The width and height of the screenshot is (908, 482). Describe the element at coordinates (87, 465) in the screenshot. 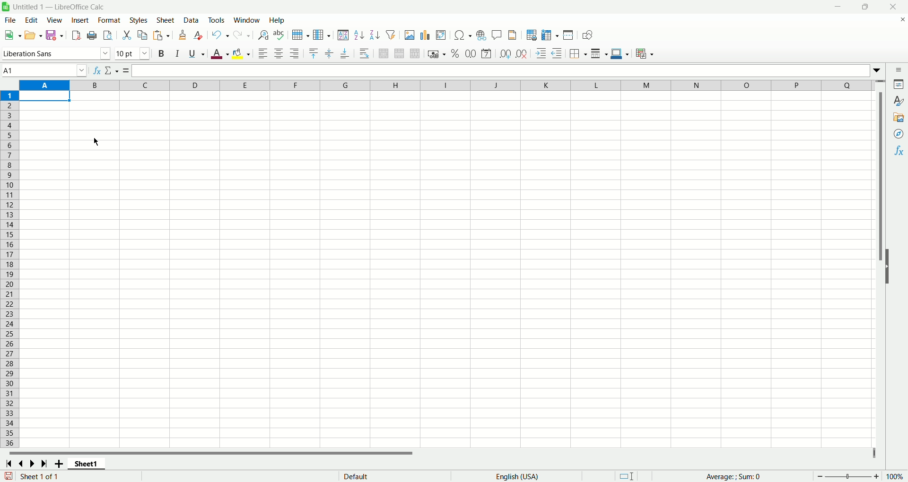

I see `sheet1` at that location.